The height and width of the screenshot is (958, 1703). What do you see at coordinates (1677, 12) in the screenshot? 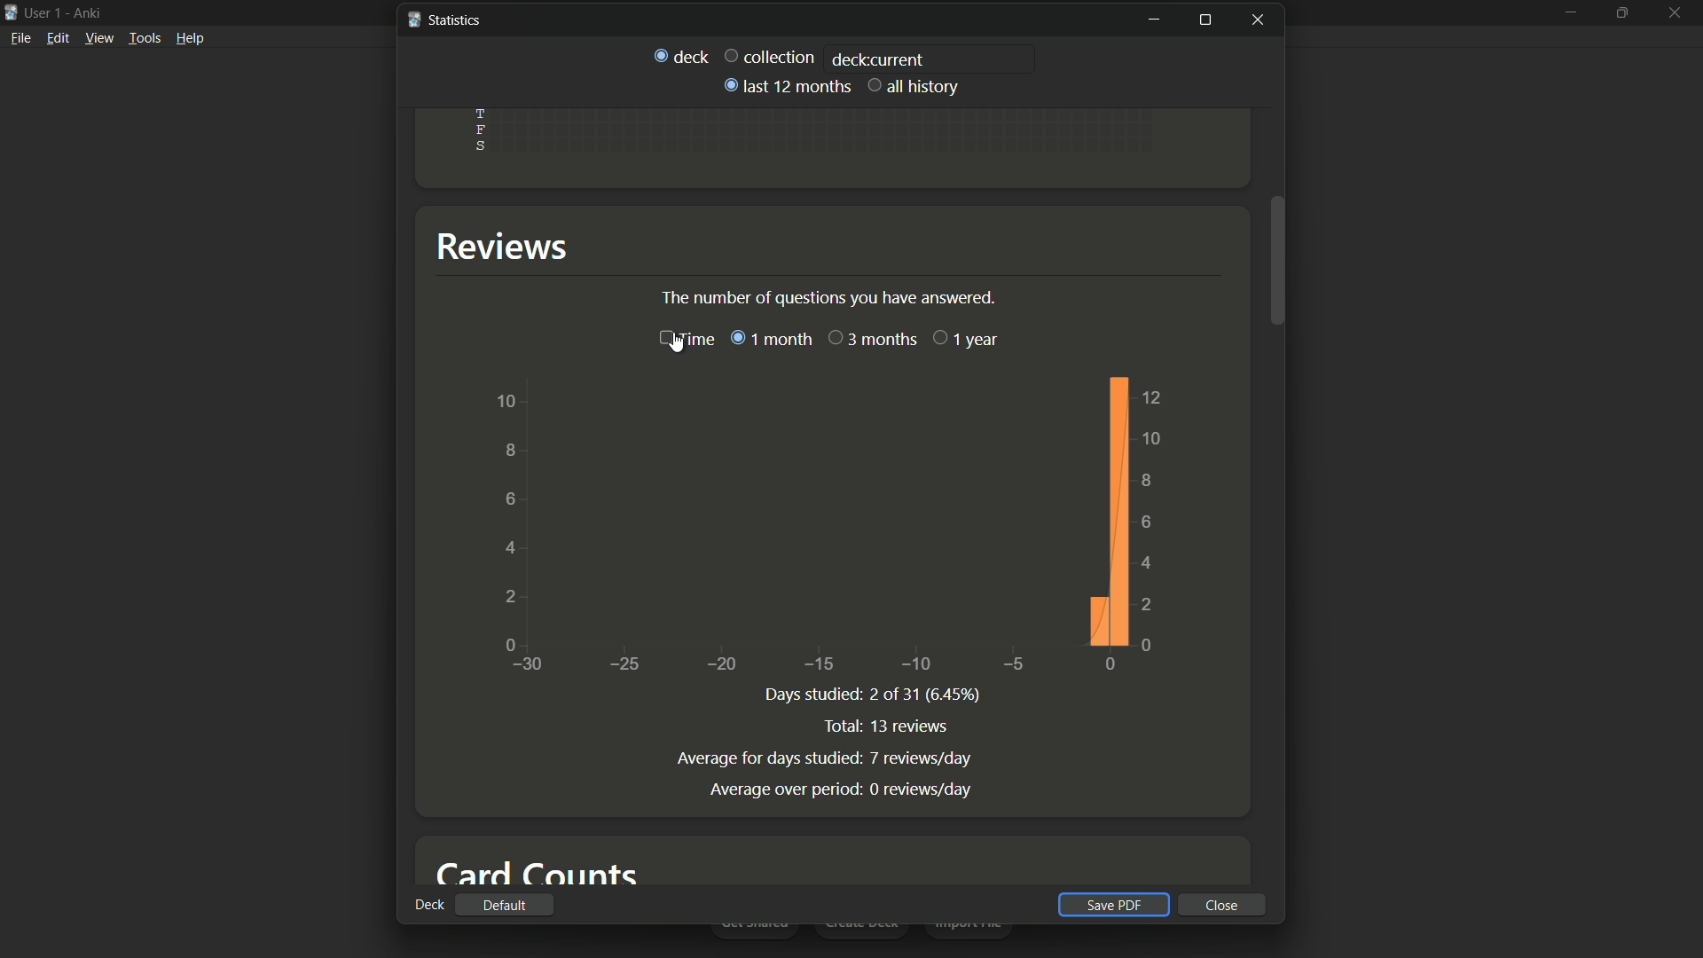
I see `close app` at bounding box center [1677, 12].